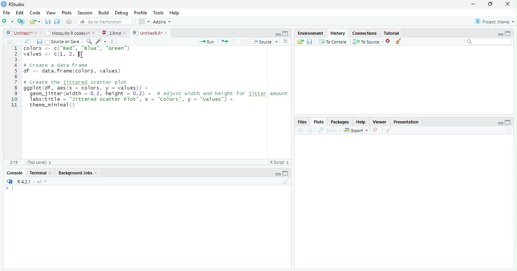  What do you see at coordinates (277, 174) in the screenshot?
I see `Minimize` at bounding box center [277, 174].